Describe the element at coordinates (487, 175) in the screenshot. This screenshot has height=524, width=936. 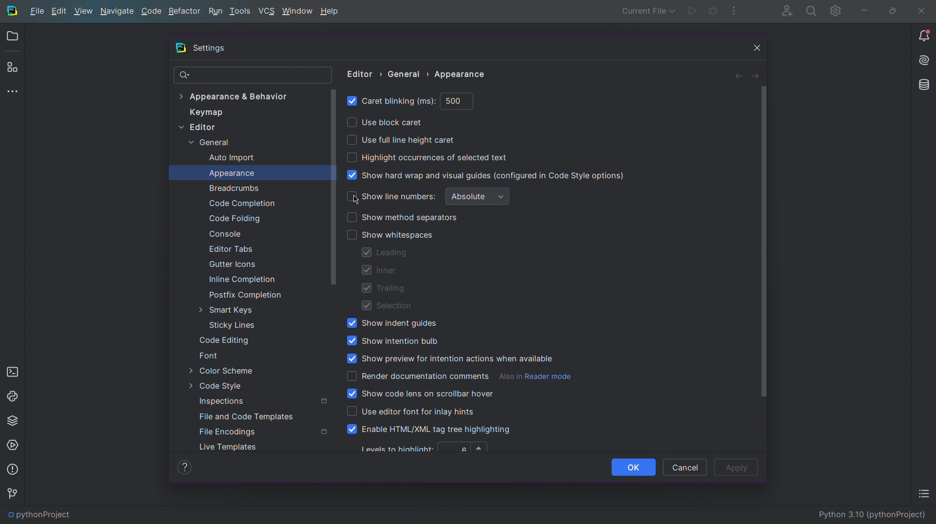
I see `Show hard wrap and visual guides` at that location.